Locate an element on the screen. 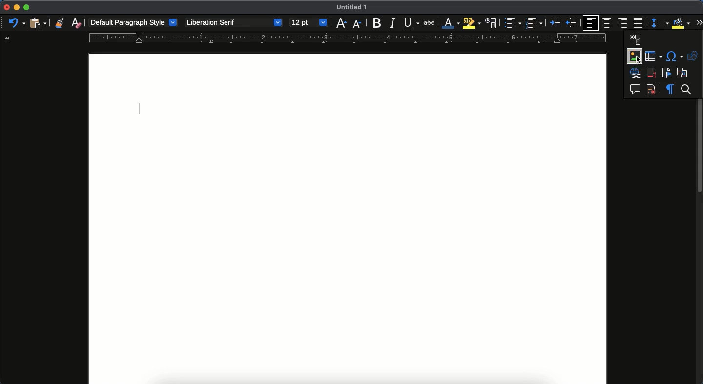  typing cursor is located at coordinates (135, 108).